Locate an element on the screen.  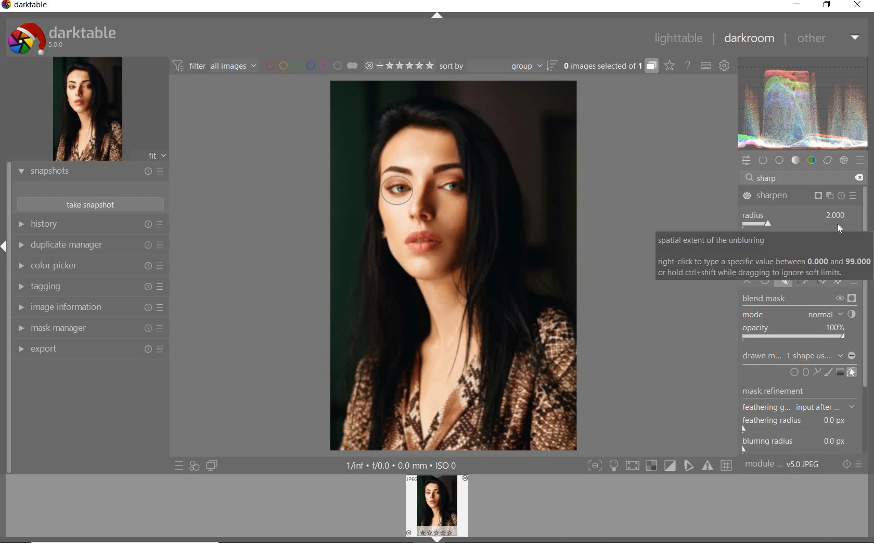
base is located at coordinates (780, 159).